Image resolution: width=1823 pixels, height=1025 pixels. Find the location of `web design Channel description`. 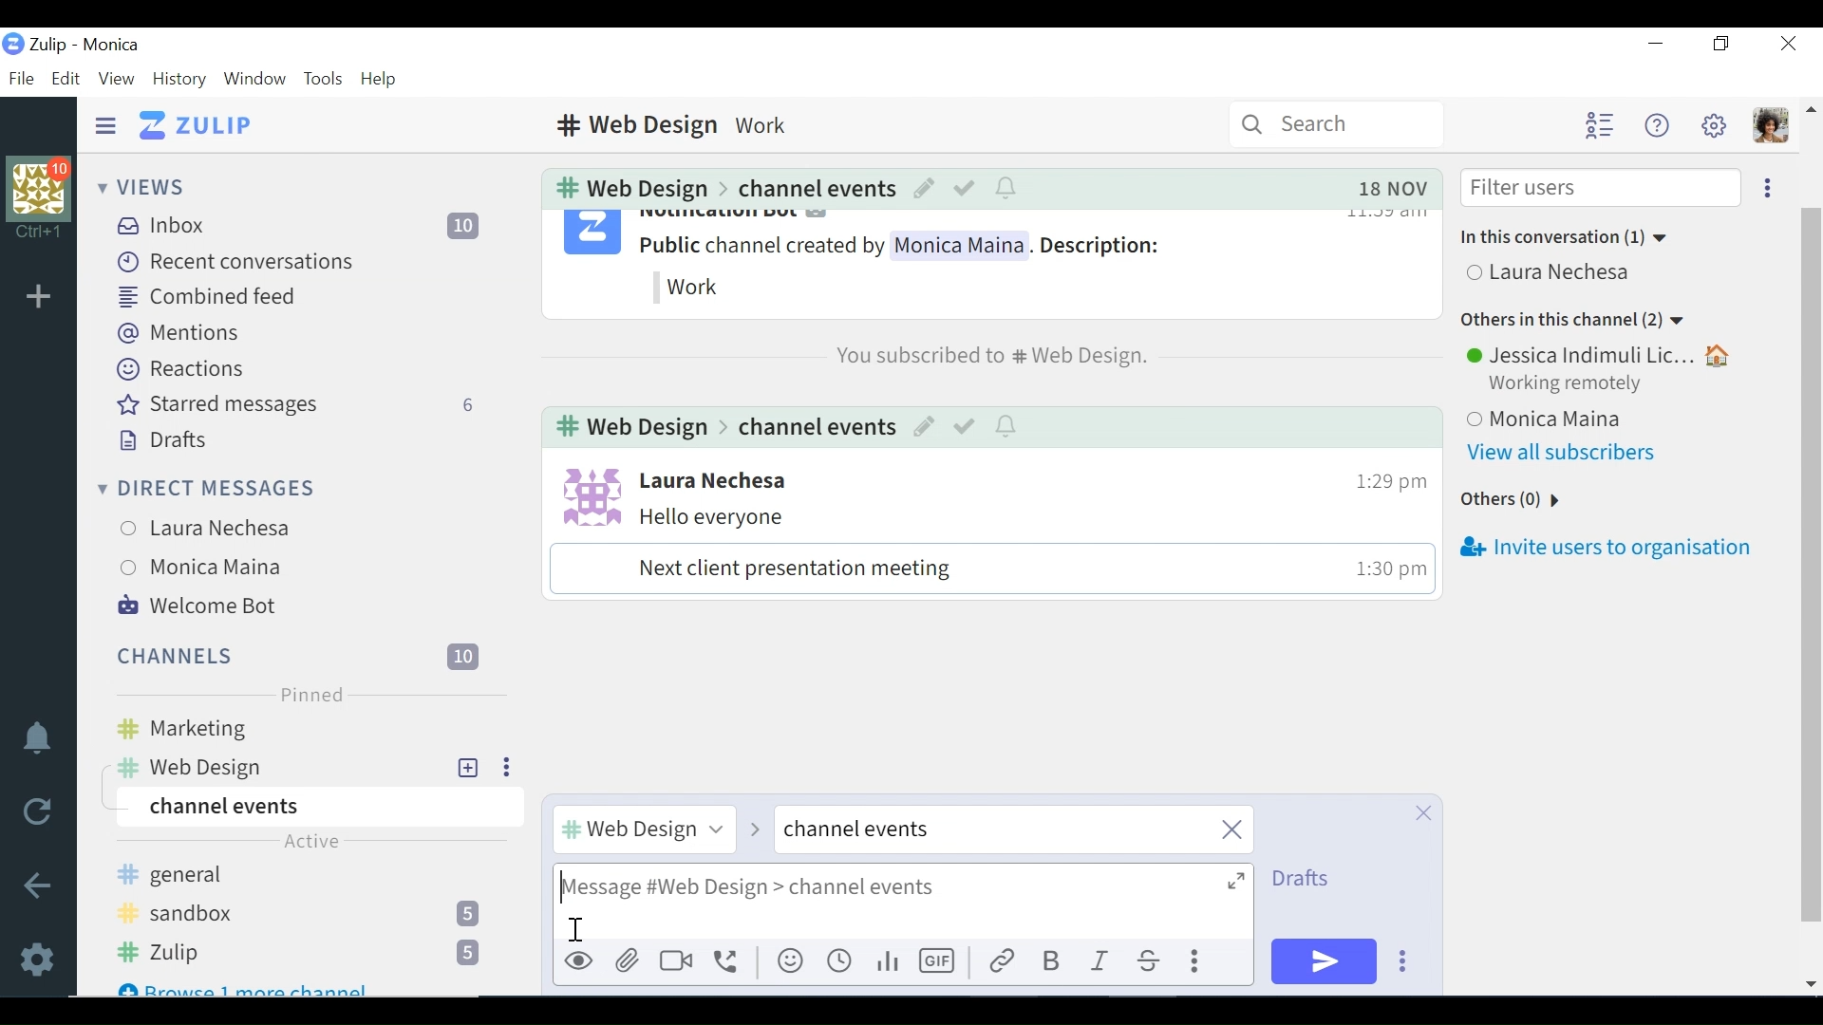

web design Channel description is located at coordinates (679, 124).